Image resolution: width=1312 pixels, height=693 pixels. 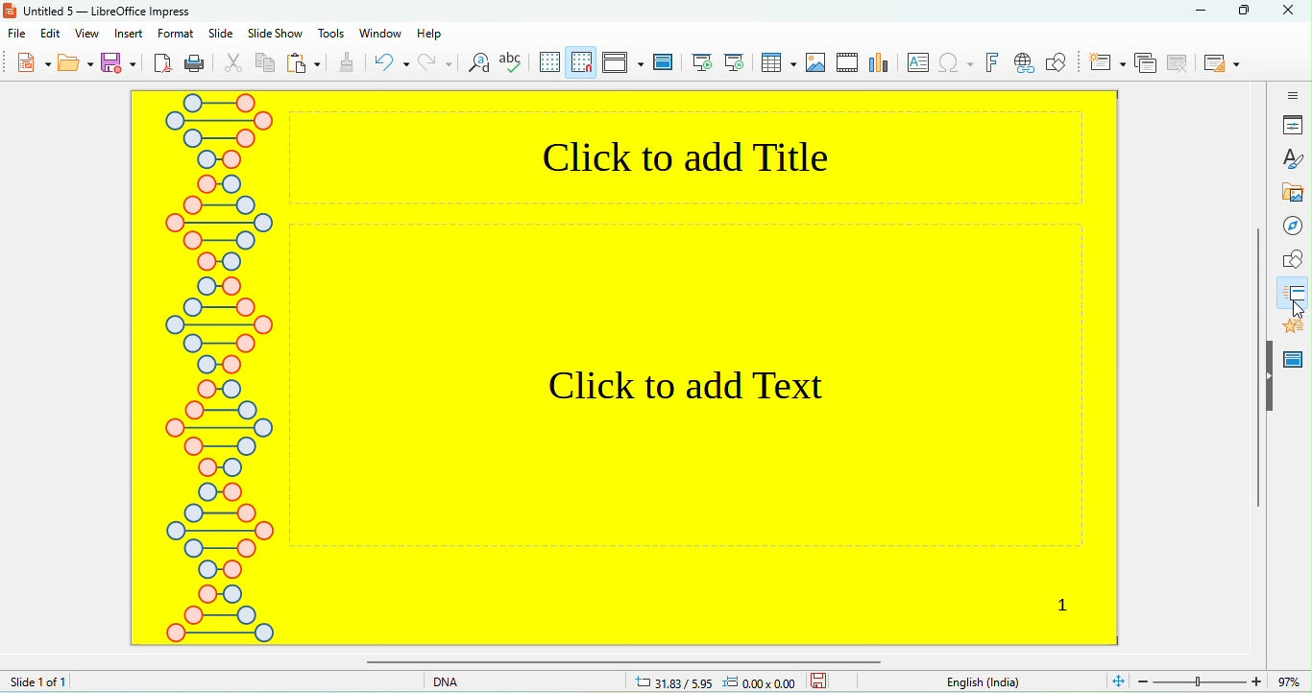 I want to click on zoom, so click(x=1206, y=681).